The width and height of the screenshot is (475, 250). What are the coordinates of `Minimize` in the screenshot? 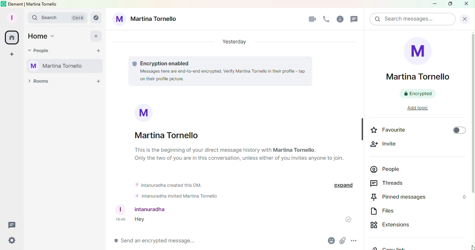 It's located at (434, 5).